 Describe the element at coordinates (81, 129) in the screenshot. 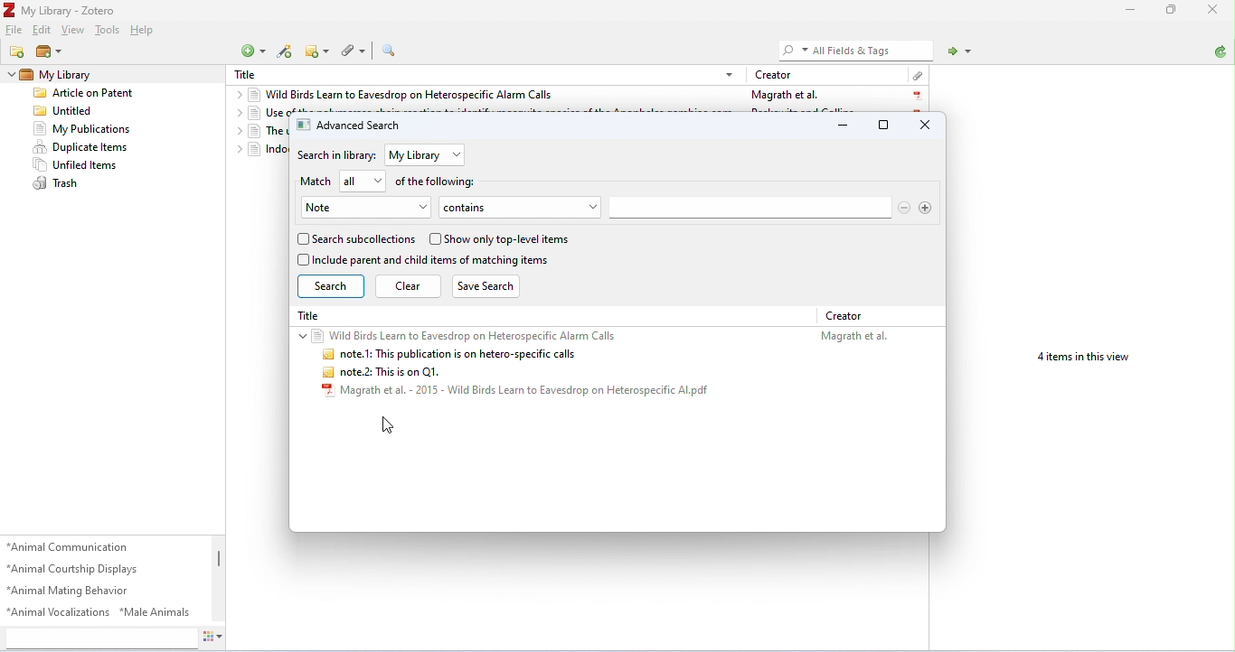

I see `my publications` at that location.